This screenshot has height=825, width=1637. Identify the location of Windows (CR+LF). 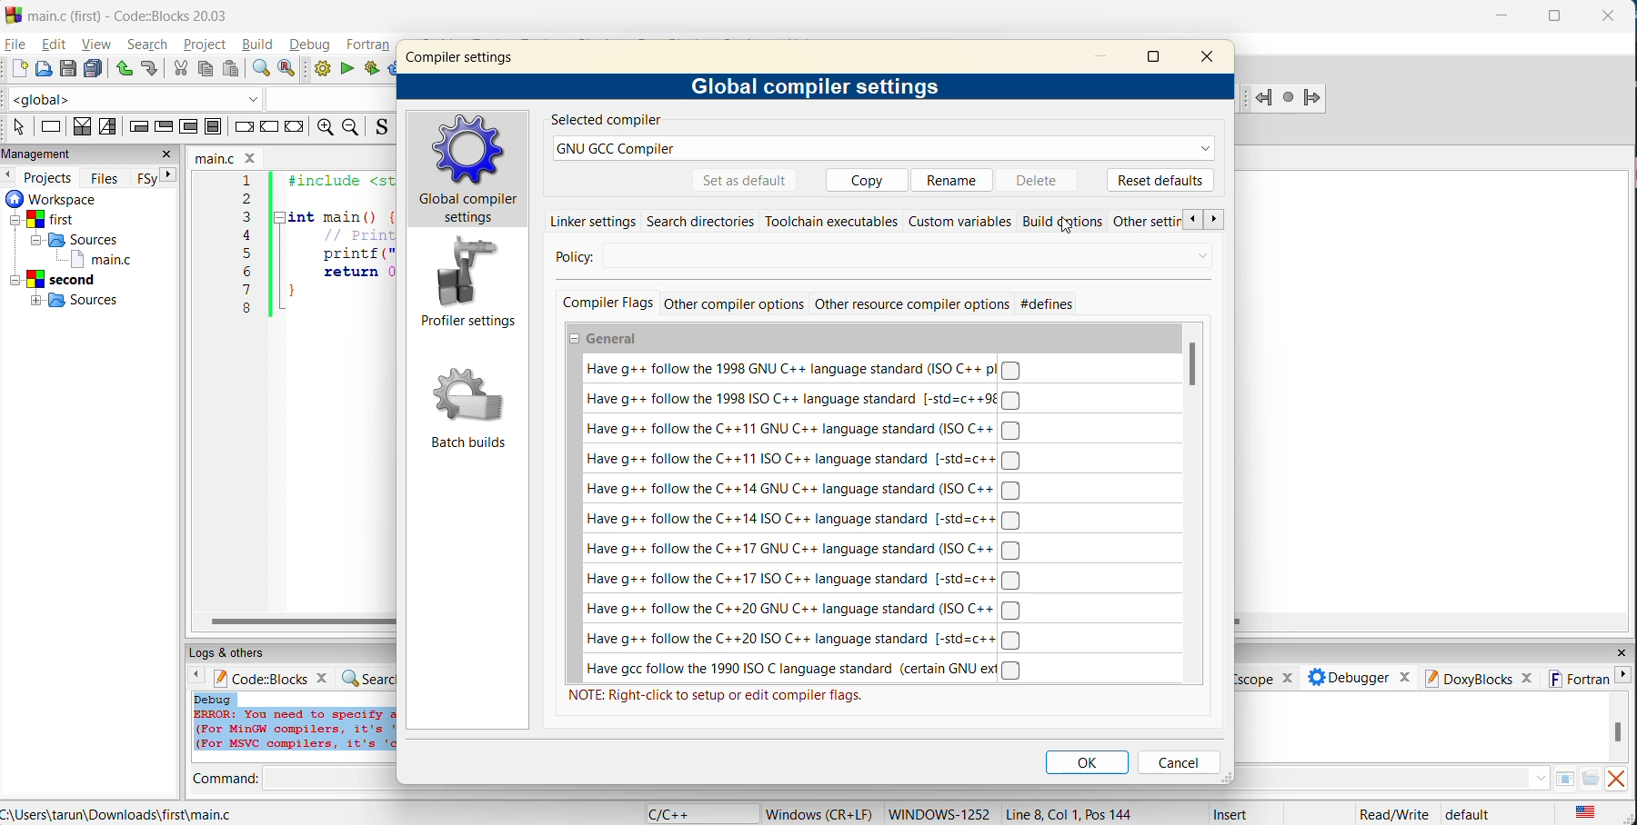
(818, 813).